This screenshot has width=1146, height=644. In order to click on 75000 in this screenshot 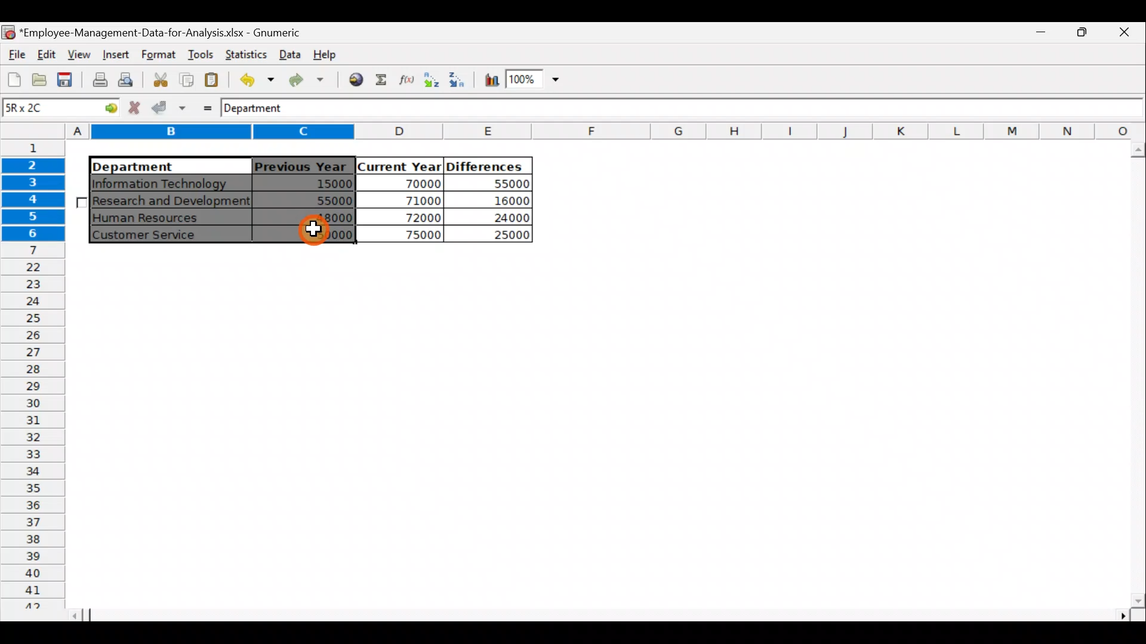, I will do `click(407, 236)`.